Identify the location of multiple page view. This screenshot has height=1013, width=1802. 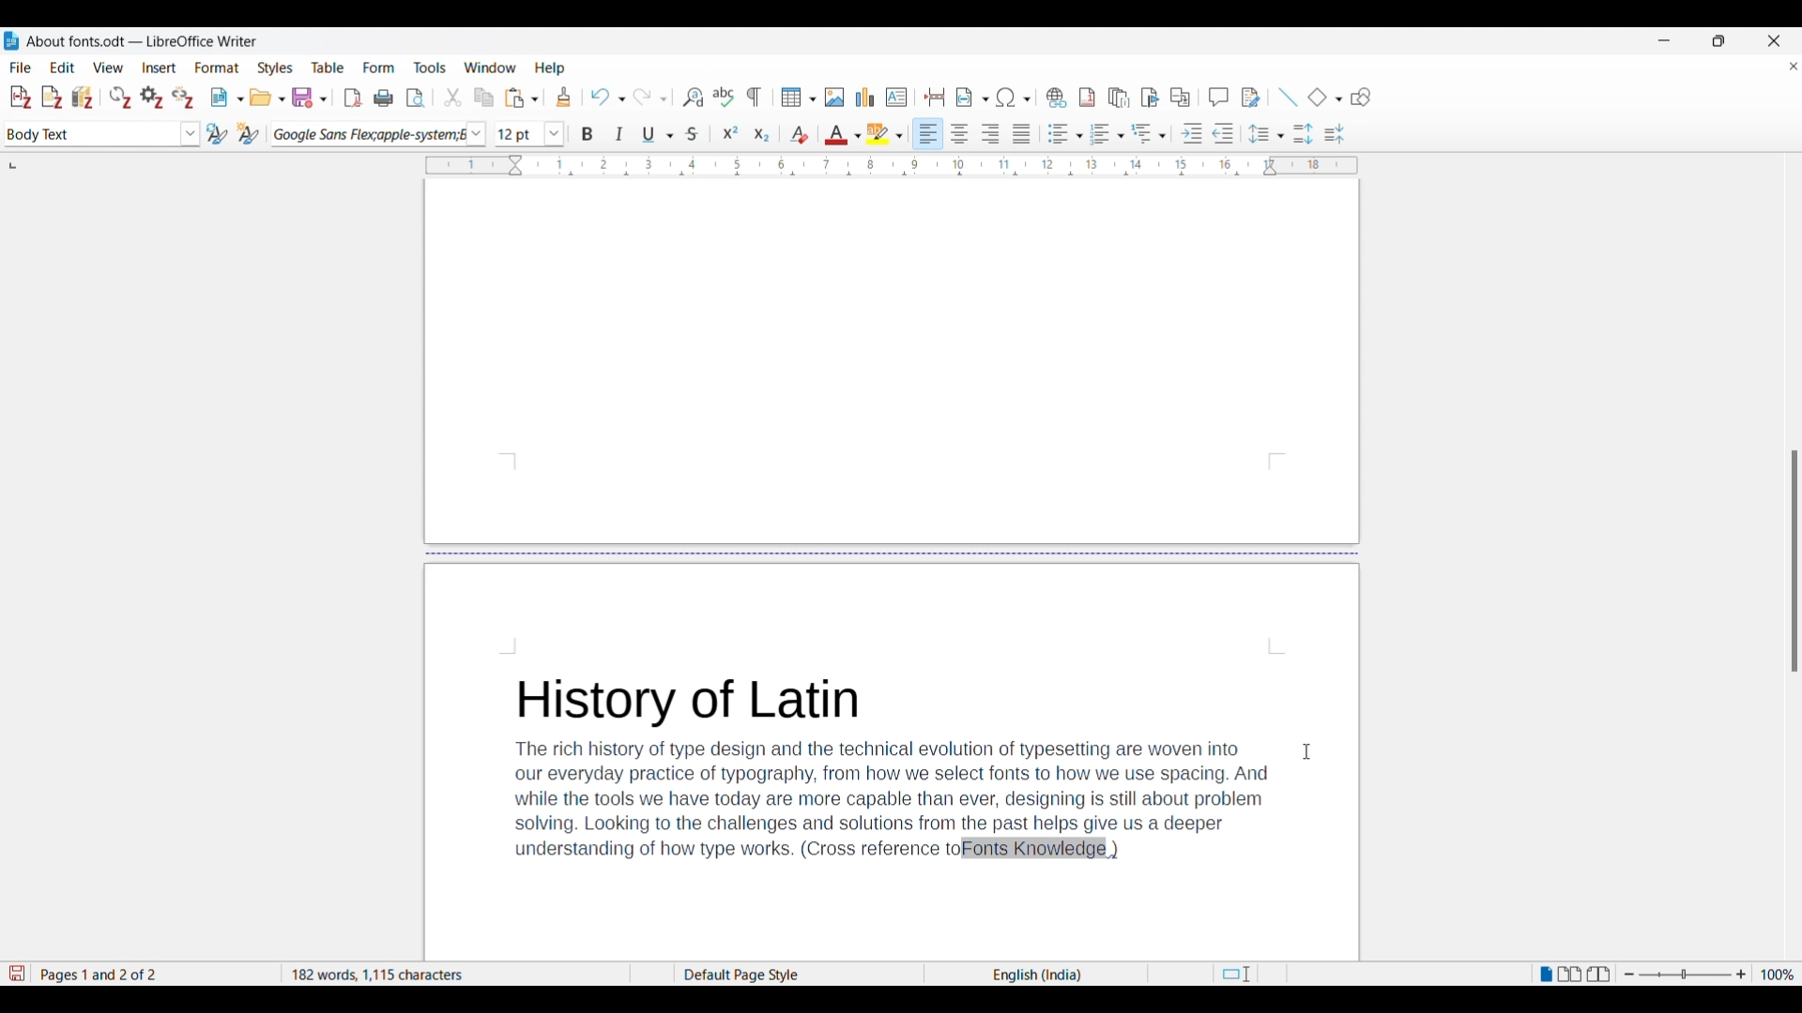
(1571, 977).